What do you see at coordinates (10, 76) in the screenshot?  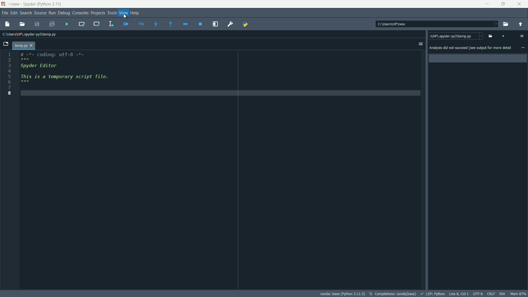 I see `5` at bounding box center [10, 76].